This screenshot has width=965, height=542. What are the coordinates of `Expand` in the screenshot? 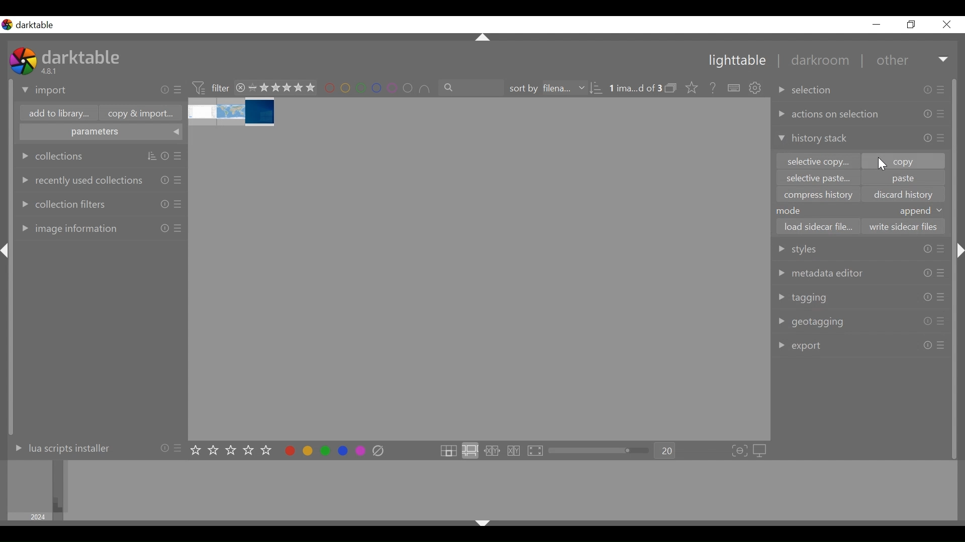 It's located at (944, 60).